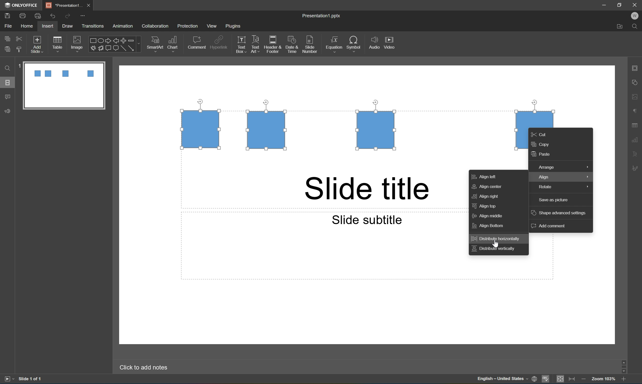 This screenshot has width=642, height=384. What do you see at coordinates (489, 227) in the screenshot?
I see `Align bottom` at bounding box center [489, 227].